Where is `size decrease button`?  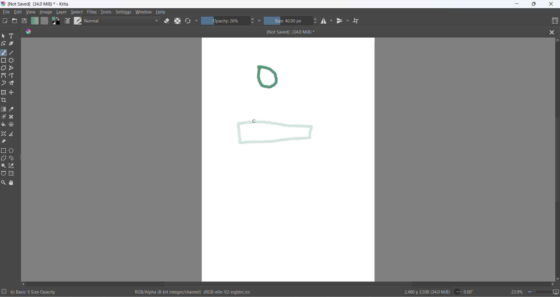 size decrease button is located at coordinates (316, 24).